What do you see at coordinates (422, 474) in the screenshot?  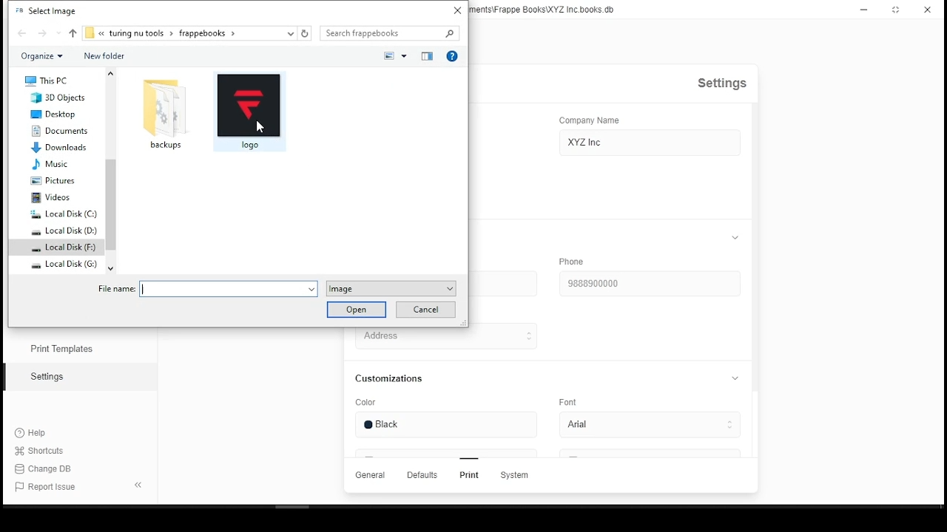 I see `Defaults` at bounding box center [422, 474].